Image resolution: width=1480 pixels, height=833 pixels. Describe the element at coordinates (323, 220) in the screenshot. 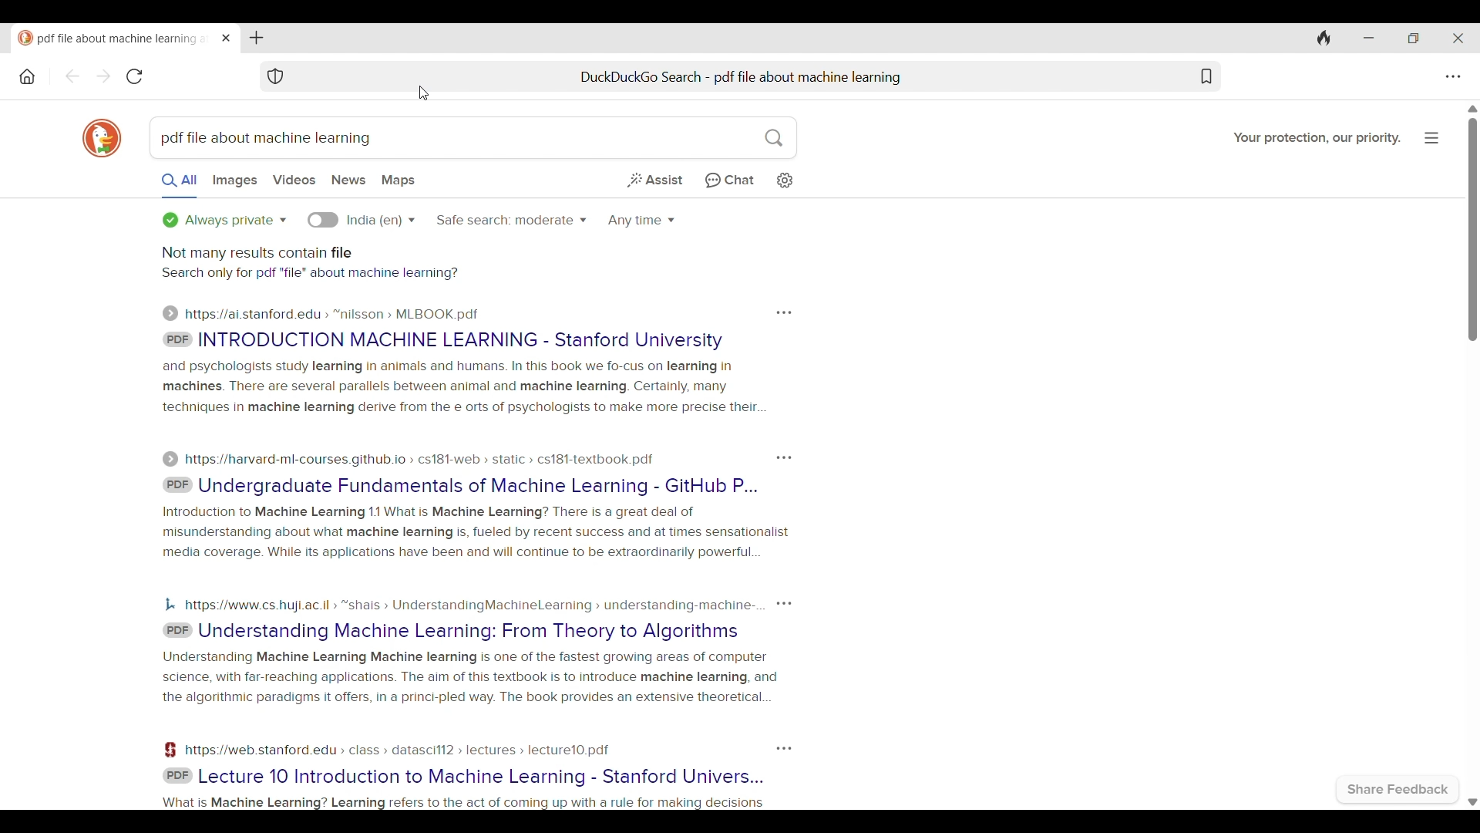

I see `Turn on language specific search` at that location.